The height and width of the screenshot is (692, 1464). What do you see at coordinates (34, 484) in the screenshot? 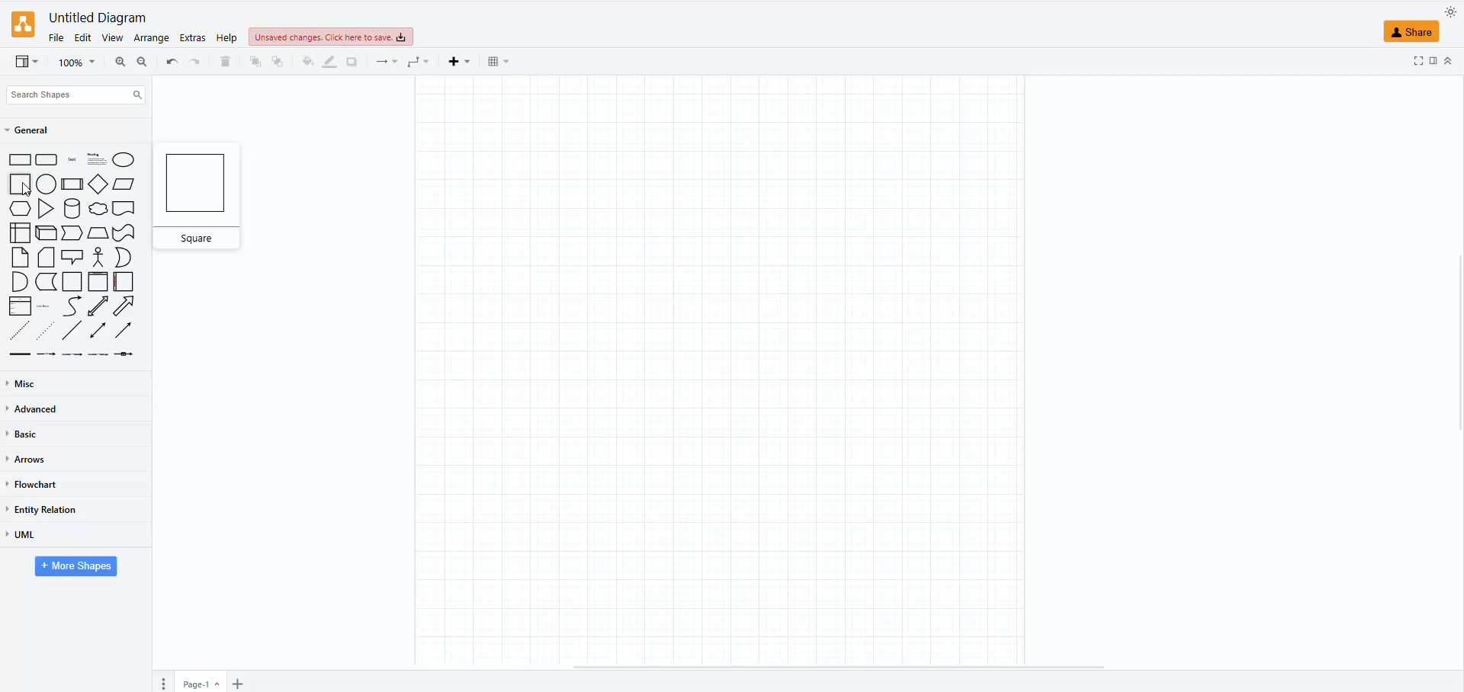
I see `flowchart` at bounding box center [34, 484].